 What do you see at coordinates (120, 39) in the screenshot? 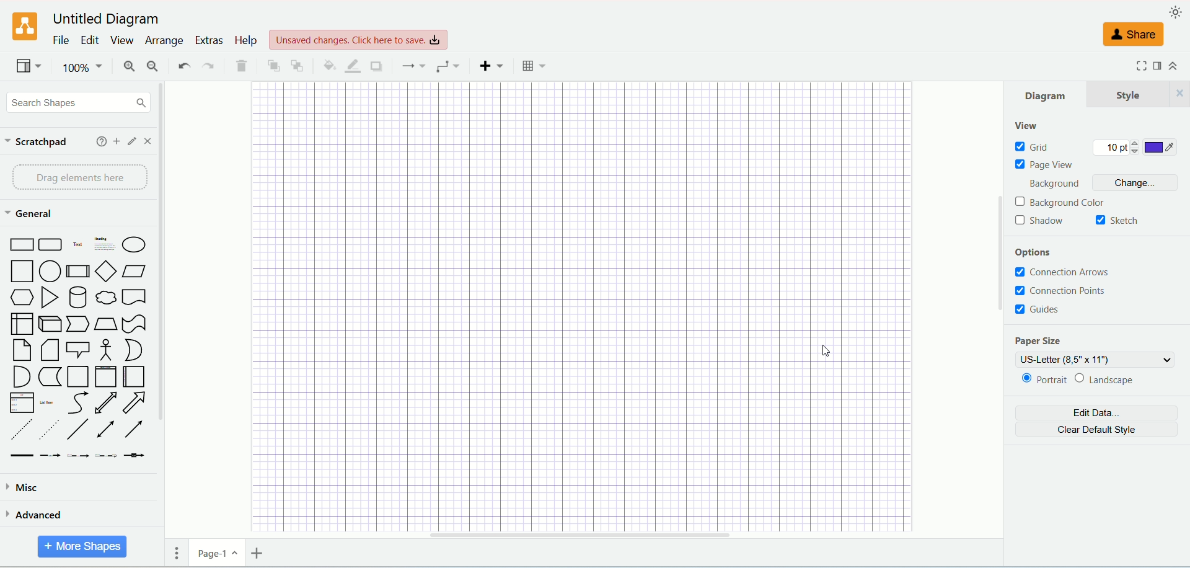
I see `view` at bounding box center [120, 39].